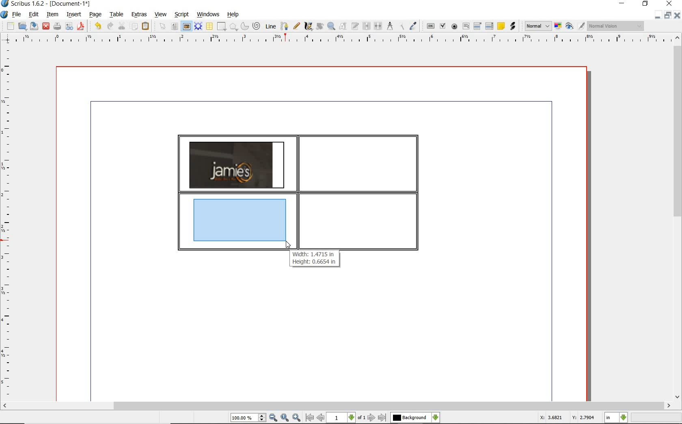 The width and height of the screenshot is (682, 424). Describe the element at coordinates (570, 27) in the screenshot. I see `preview mode` at that location.